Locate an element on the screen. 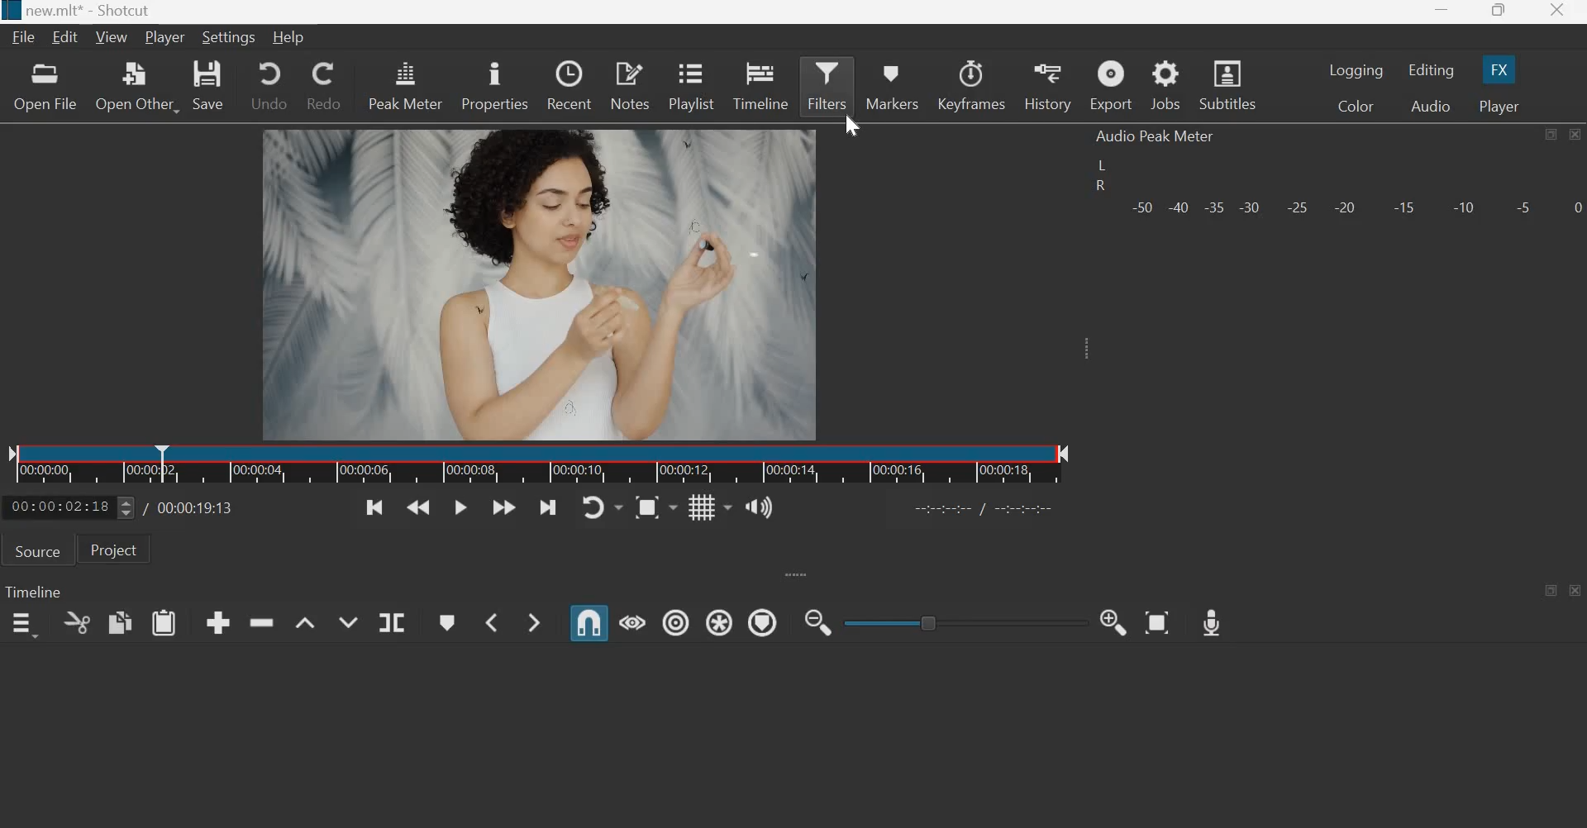  Create/edit marker is located at coordinates (445, 621).